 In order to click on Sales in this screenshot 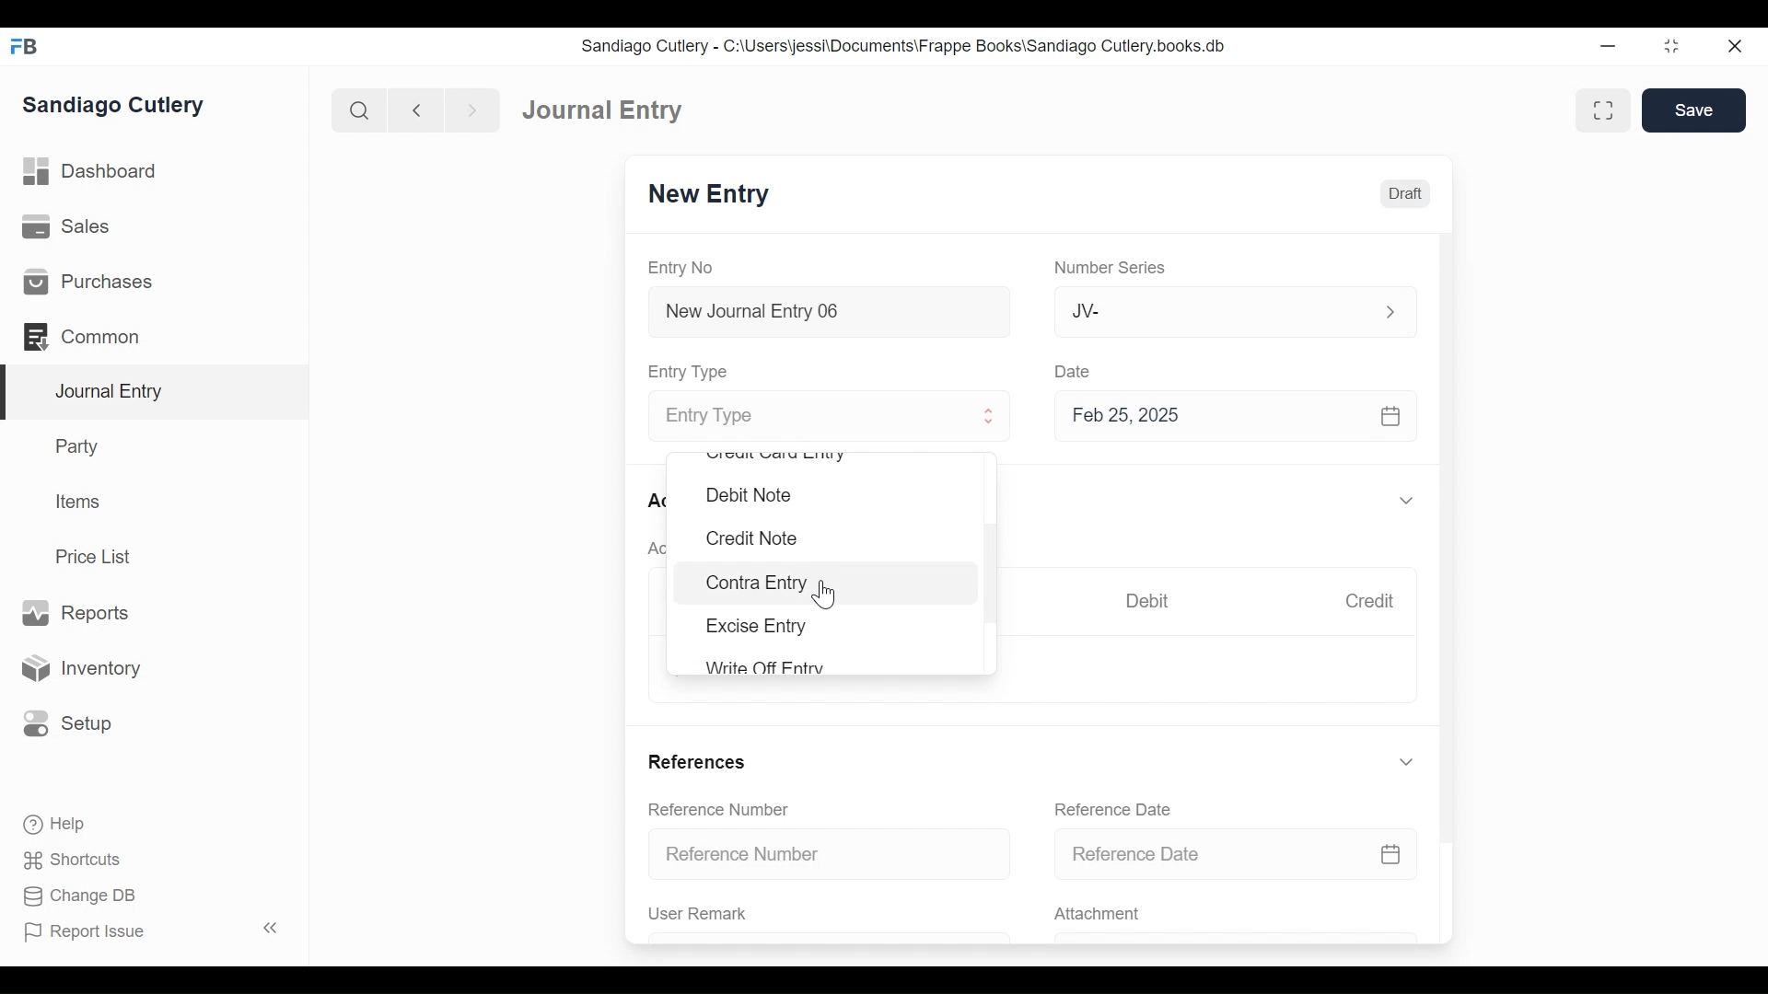, I will do `click(73, 227)`.